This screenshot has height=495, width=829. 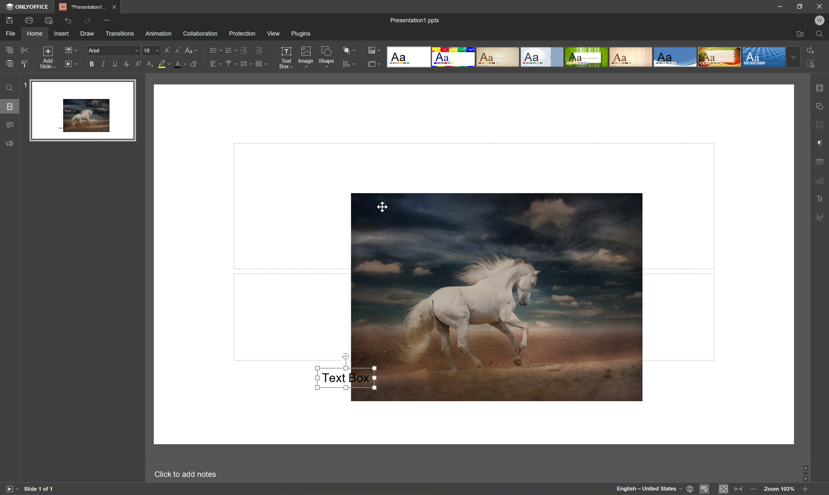 What do you see at coordinates (455, 57) in the screenshot?
I see `Basic` at bounding box center [455, 57].